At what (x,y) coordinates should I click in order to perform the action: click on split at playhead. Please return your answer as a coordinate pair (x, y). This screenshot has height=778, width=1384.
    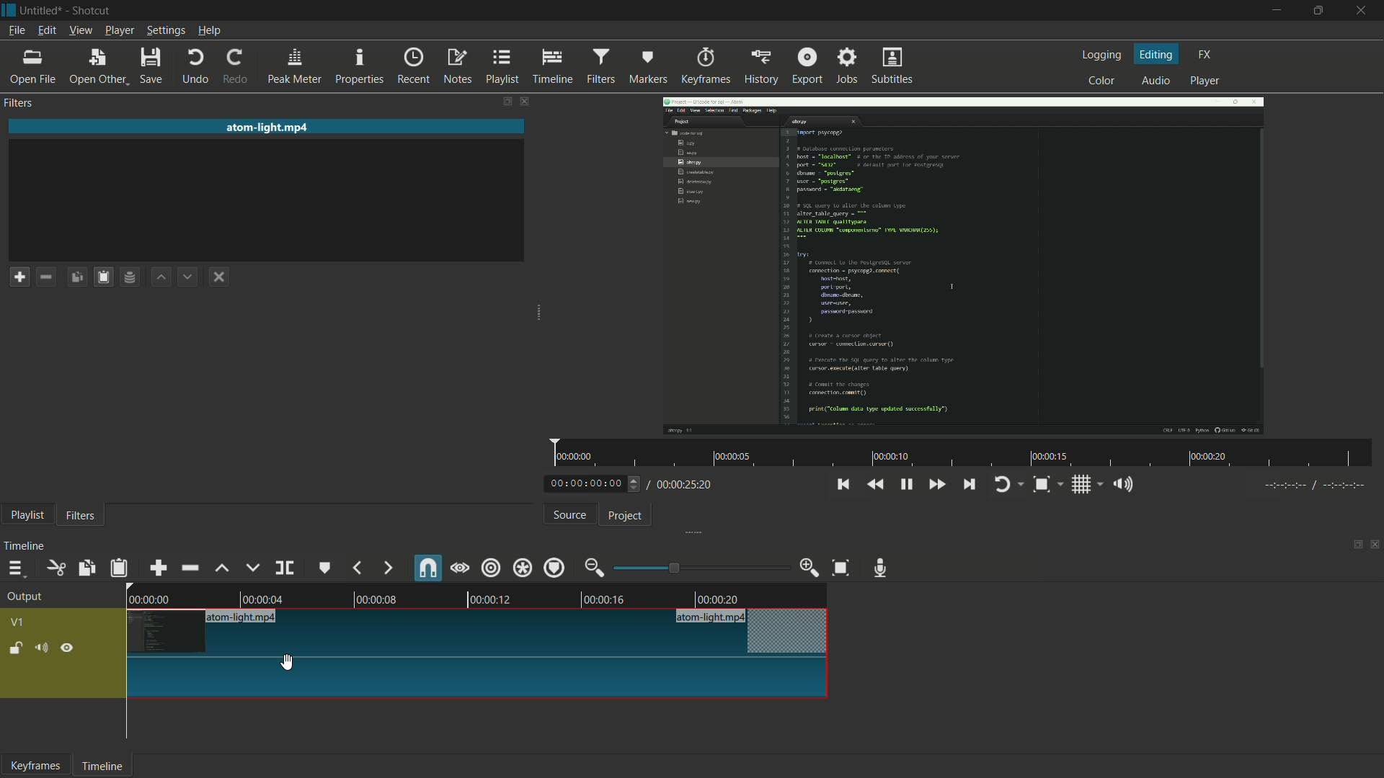
    Looking at the image, I should click on (285, 568).